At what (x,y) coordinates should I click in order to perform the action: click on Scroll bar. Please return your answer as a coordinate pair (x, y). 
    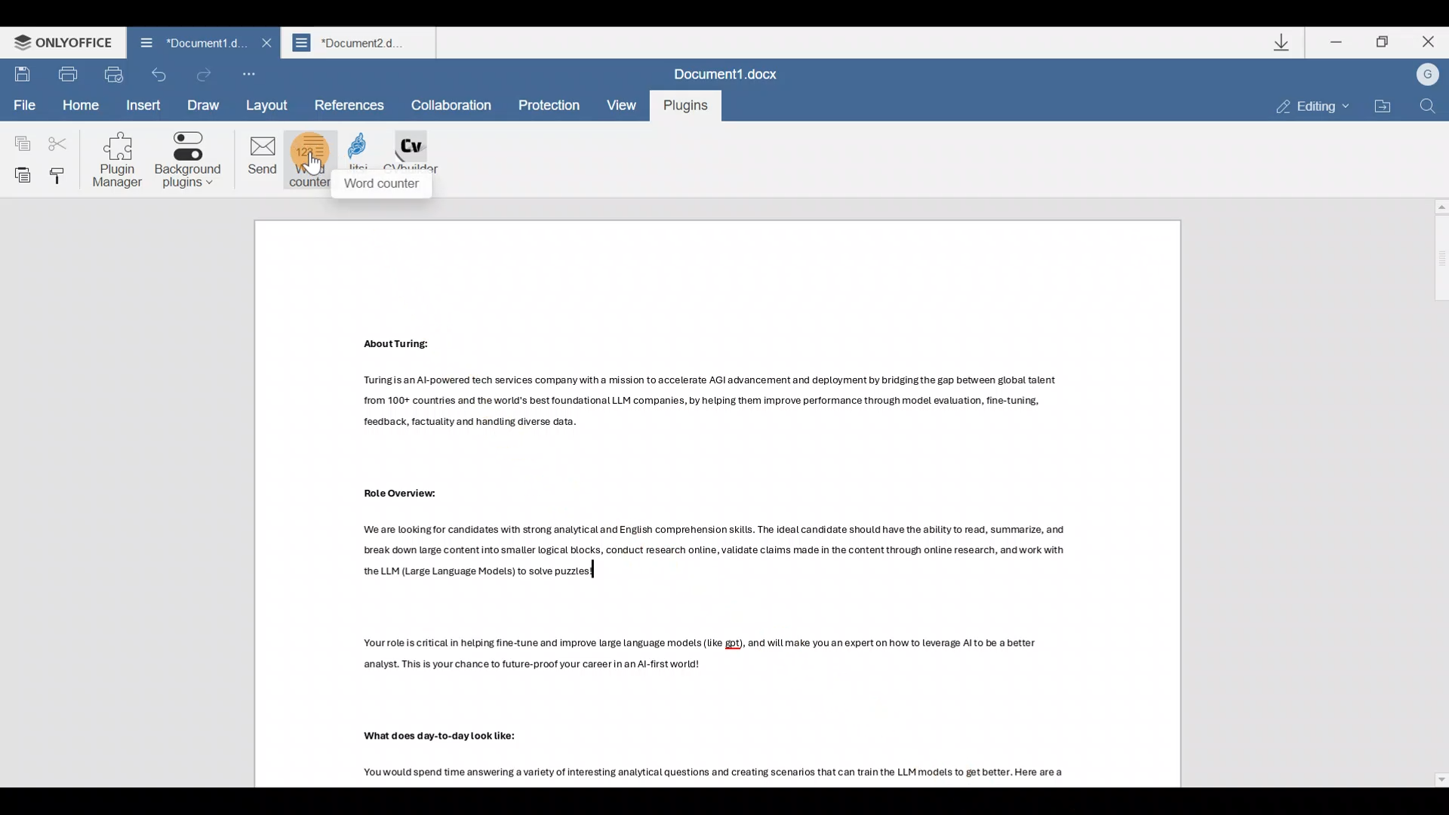
    Looking at the image, I should click on (1435, 492).